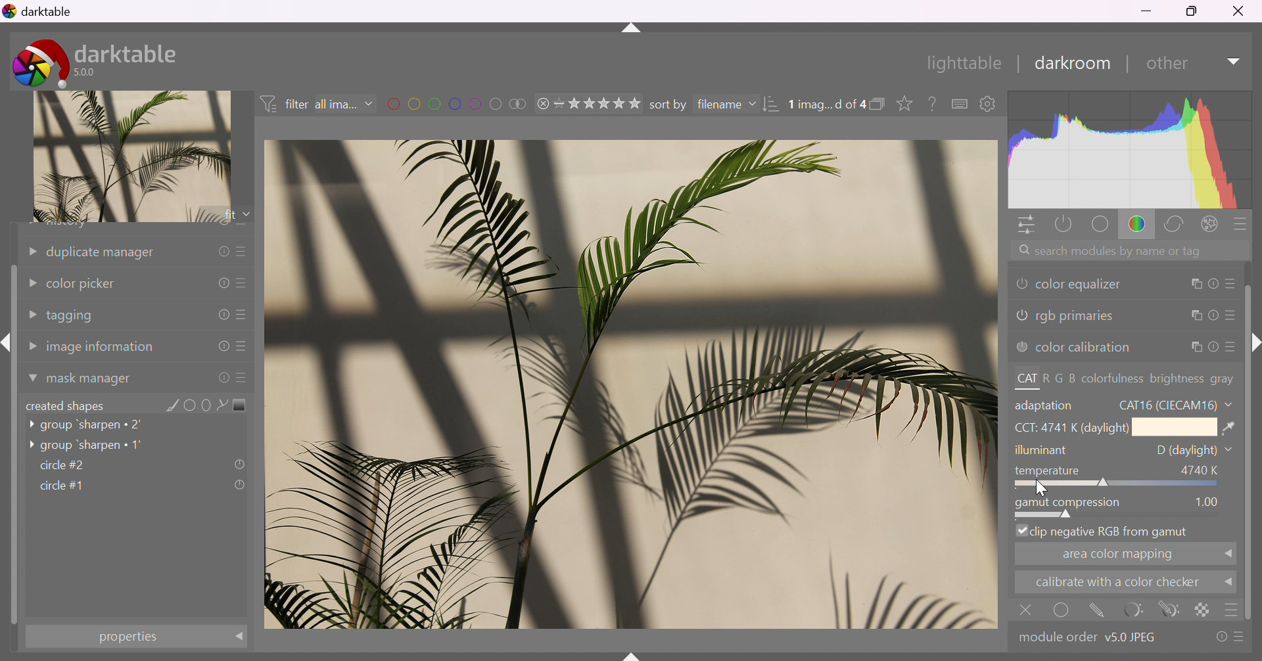  What do you see at coordinates (129, 54) in the screenshot?
I see `darktable` at bounding box center [129, 54].